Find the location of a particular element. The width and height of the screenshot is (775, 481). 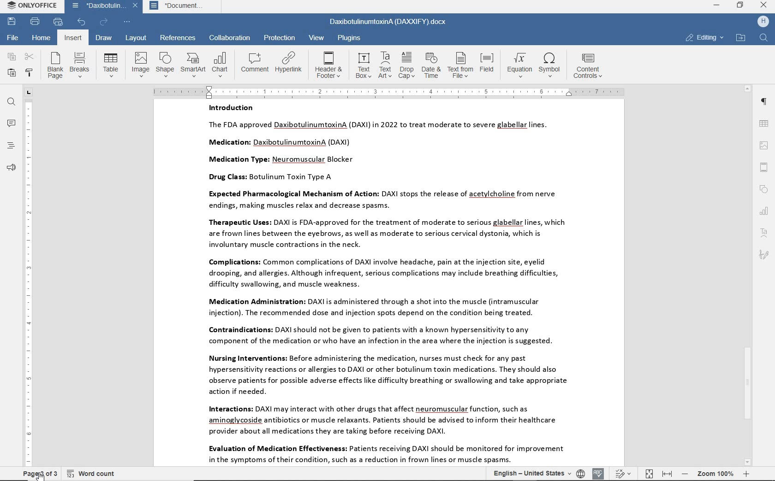

SmartArt is located at coordinates (193, 65).